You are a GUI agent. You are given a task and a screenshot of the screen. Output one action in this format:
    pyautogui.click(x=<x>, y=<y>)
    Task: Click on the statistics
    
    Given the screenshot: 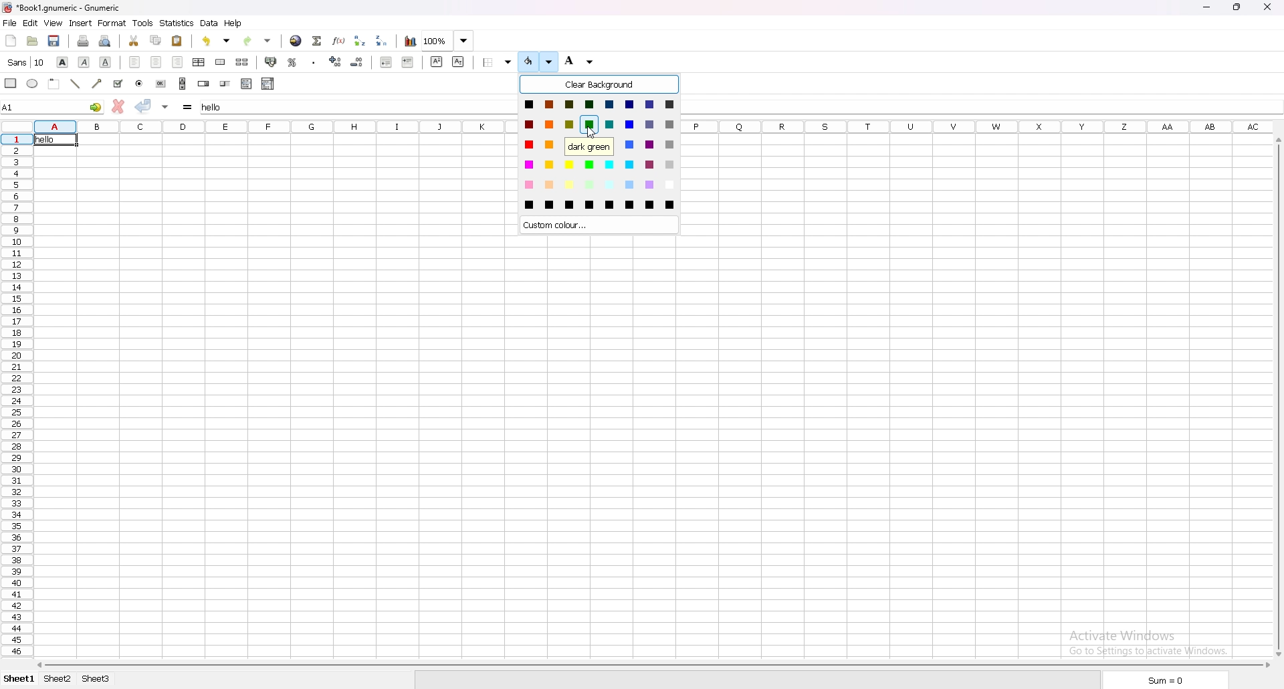 What is the action you would take?
    pyautogui.click(x=177, y=23)
    